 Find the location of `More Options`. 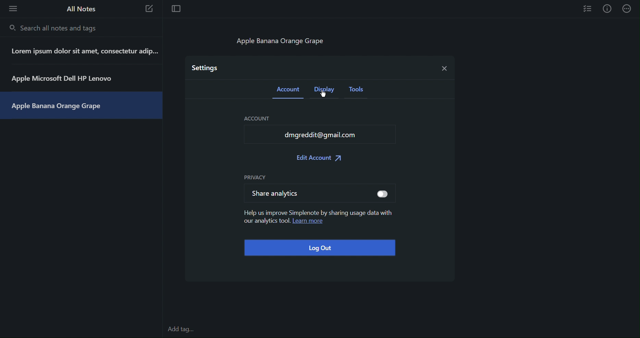

More Options is located at coordinates (11, 8).